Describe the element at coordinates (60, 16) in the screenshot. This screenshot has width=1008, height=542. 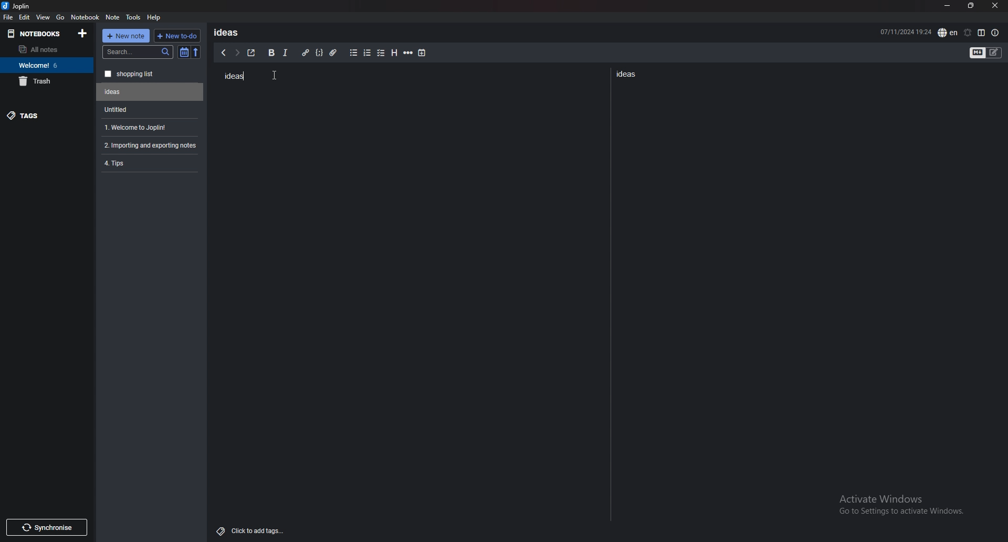
I see `go` at that location.